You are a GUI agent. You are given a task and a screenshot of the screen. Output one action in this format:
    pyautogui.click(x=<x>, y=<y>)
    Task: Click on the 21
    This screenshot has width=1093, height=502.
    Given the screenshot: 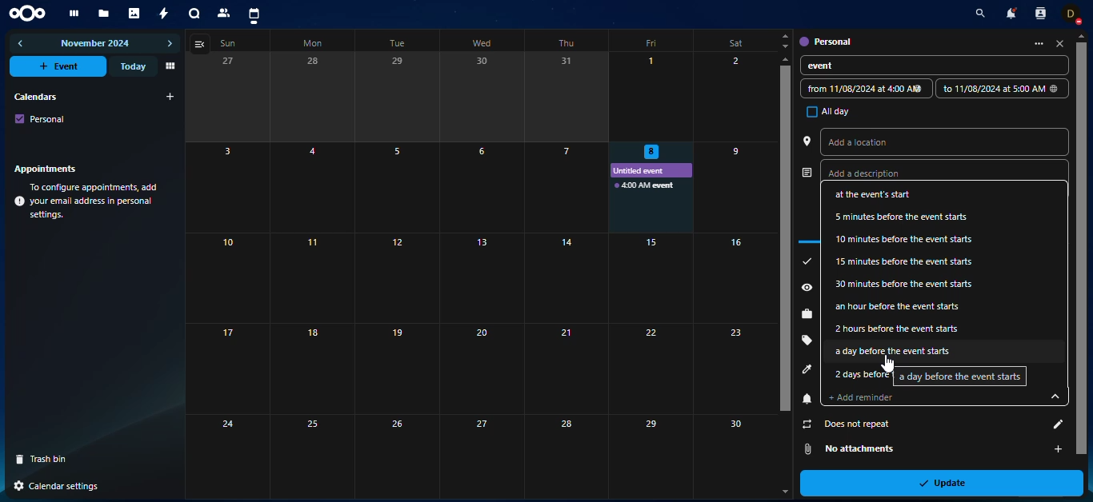 What is the action you would take?
    pyautogui.click(x=566, y=368)
    